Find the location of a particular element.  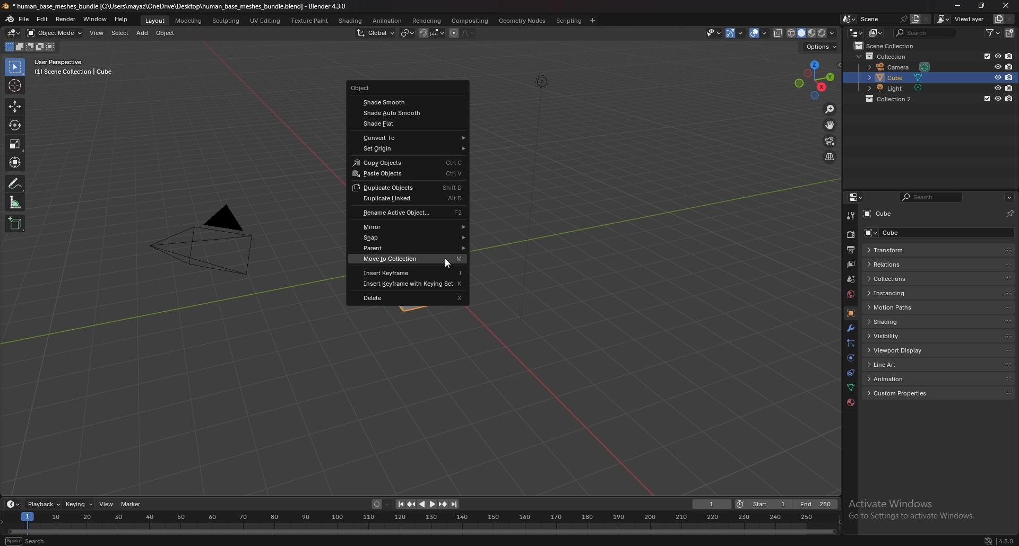

transform is located at coordinates (902, 250).